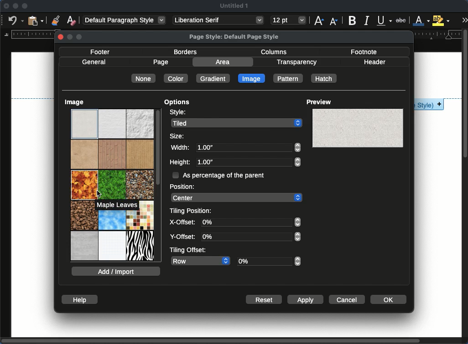 This screenshot has width=468, height=344. What do you see at coordinates (79, 299) in the screenshot?
I see `help` at bounding box center [79, 299].